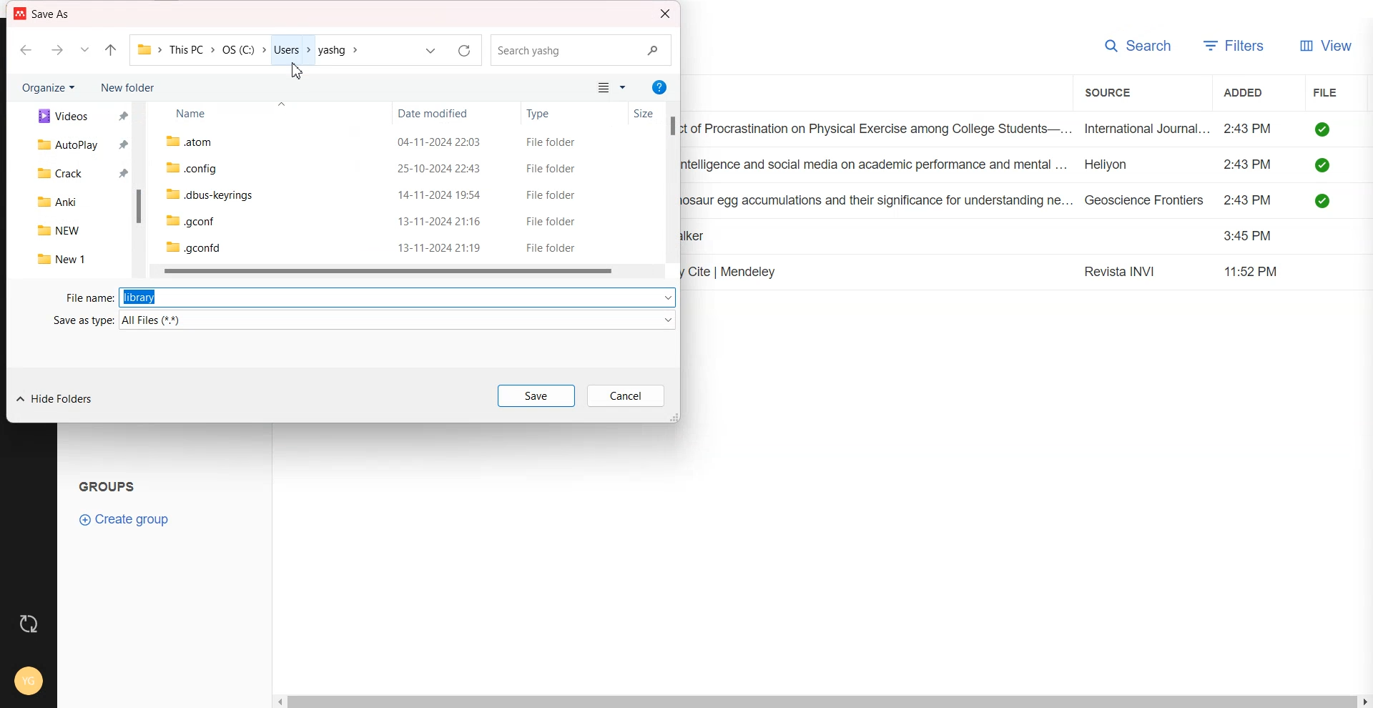 The image size is (1373, 708). What do you see at coordinates (81, 230) in the screenshot?
I see `NEW` at bounding box center [81, 230].